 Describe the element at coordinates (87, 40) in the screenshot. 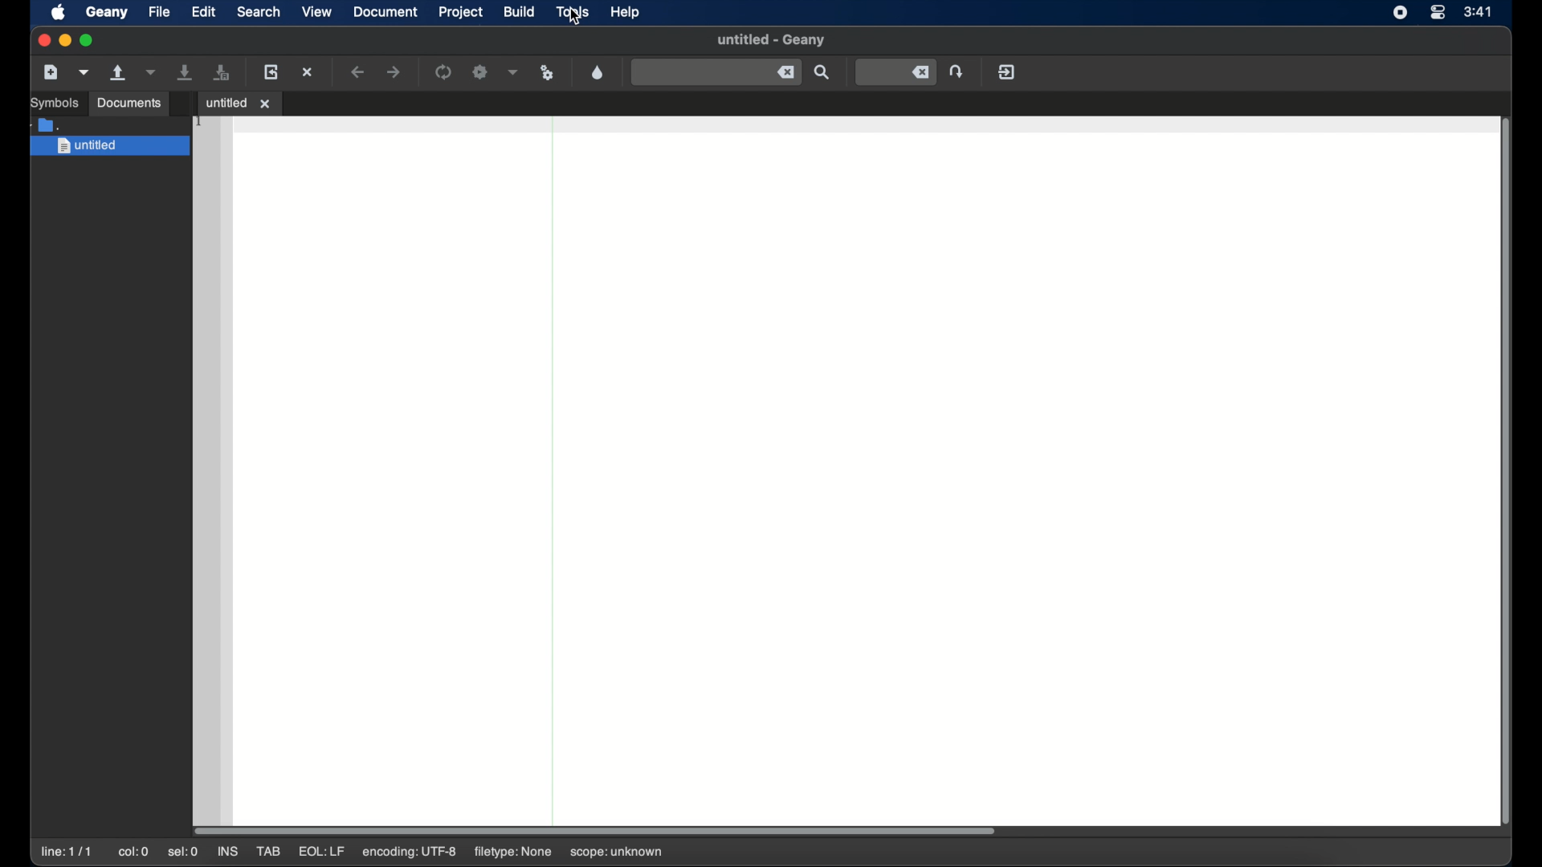

I see `maximize` at that location.